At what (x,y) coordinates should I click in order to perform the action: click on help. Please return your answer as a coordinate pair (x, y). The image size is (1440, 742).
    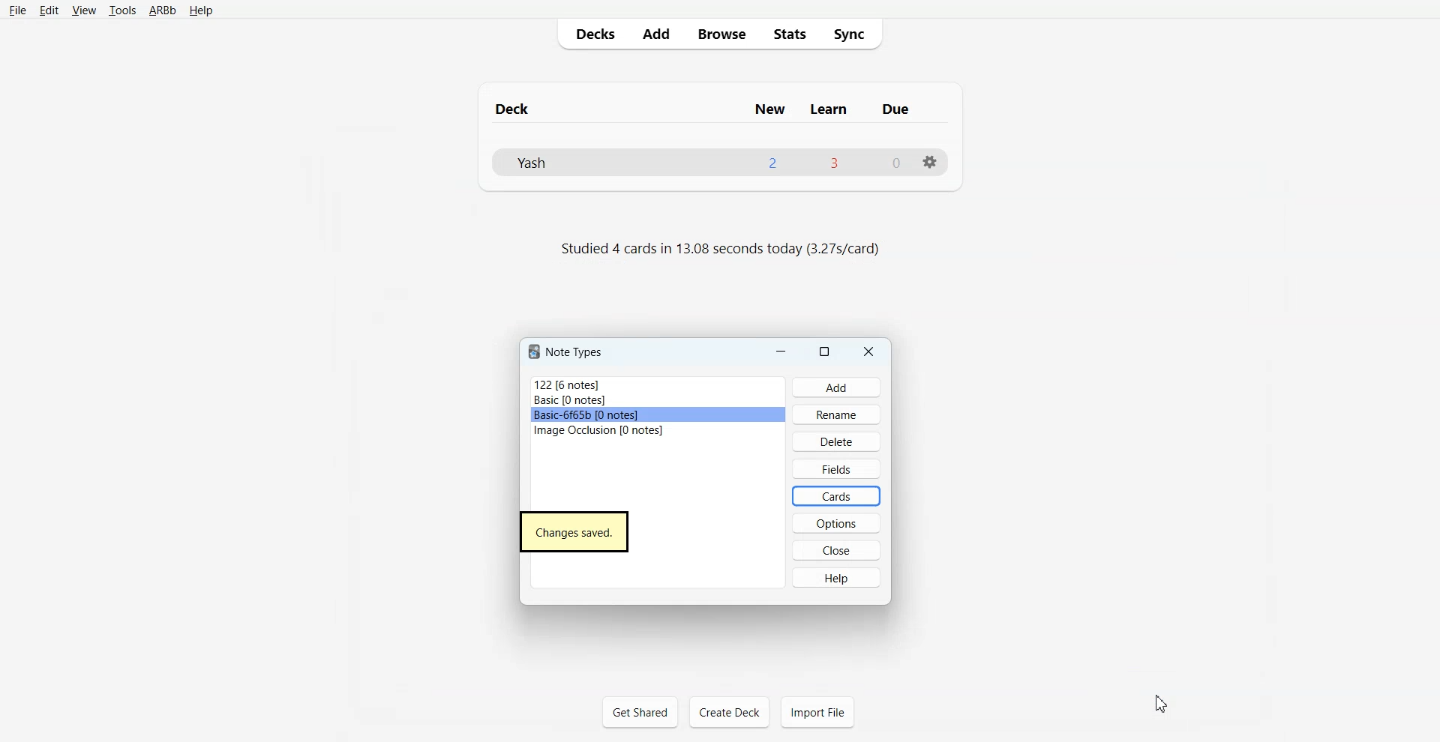
    Looking at the image, I should click on (840, 581).